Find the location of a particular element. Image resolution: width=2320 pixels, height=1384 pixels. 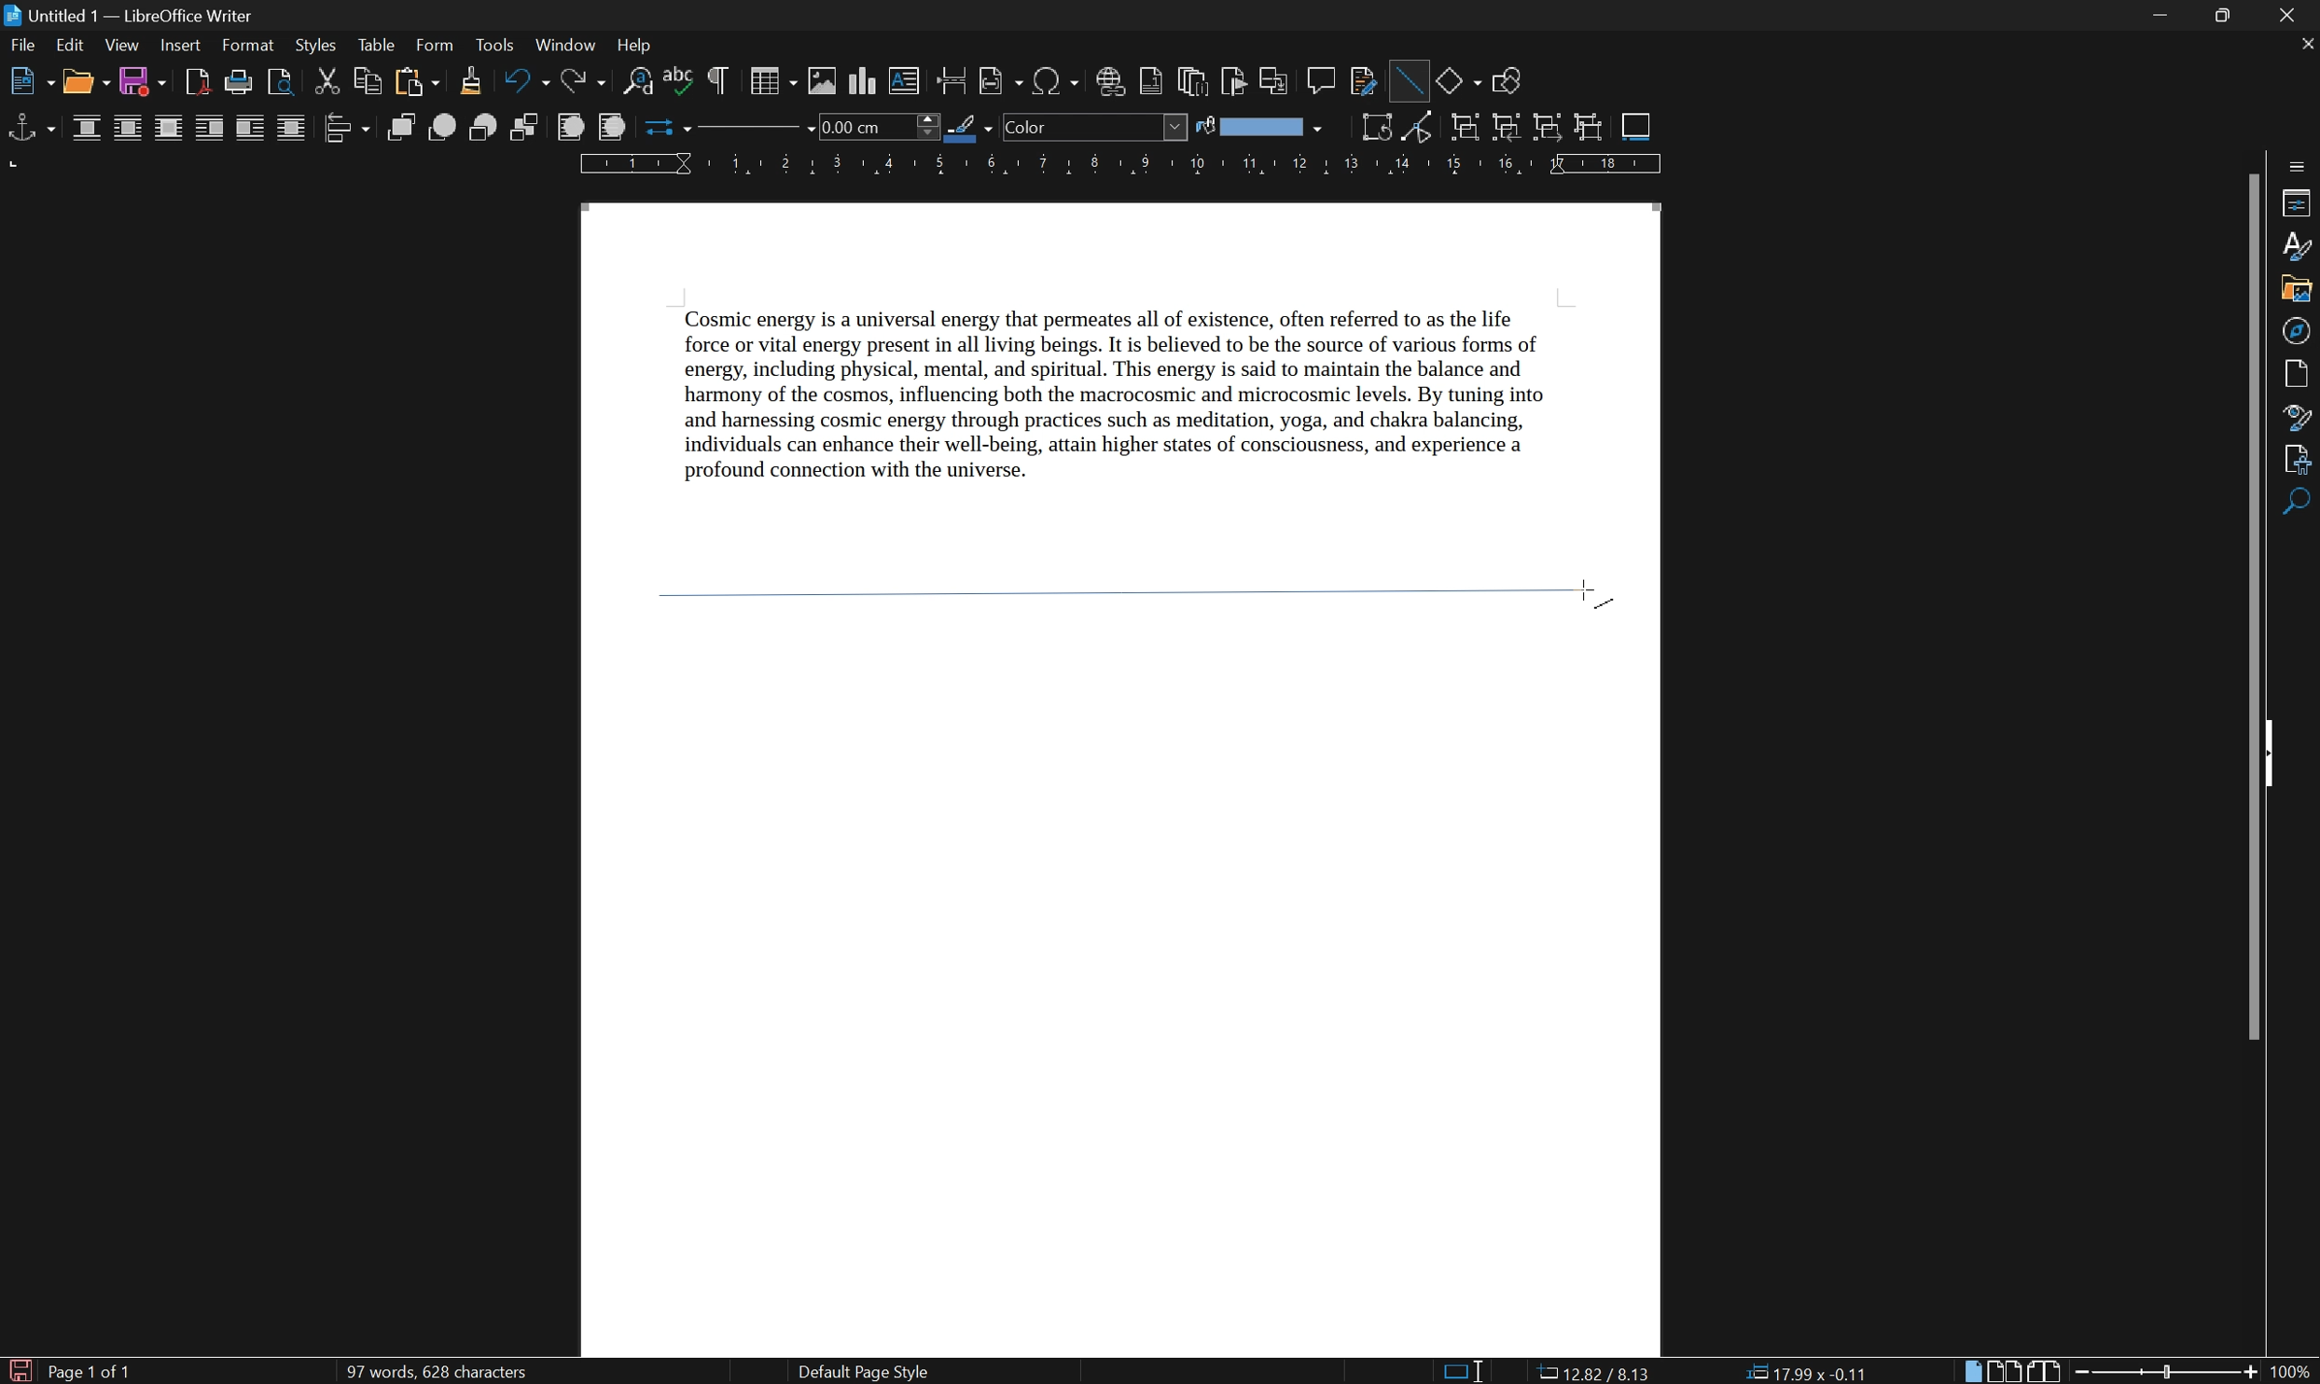

close is located at coordinates (2296, 15).